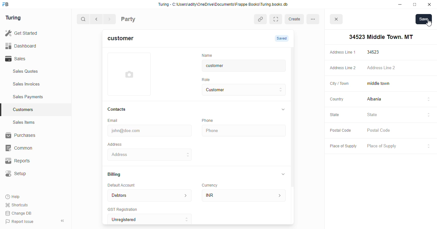 The height and width of the screenshot is (229, 437). I want to click on Setup, so click(32, 174).